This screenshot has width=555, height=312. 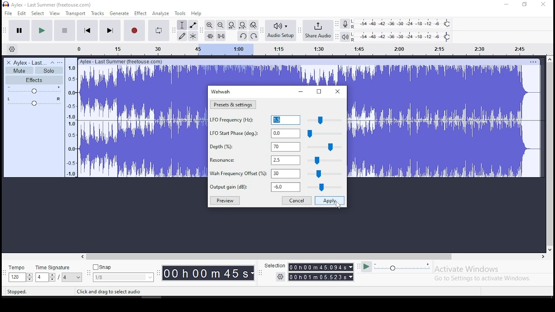 What do you see at coordinates (124, 273) in the screenshot?
I see `snap` at bounding box center [124, 273].